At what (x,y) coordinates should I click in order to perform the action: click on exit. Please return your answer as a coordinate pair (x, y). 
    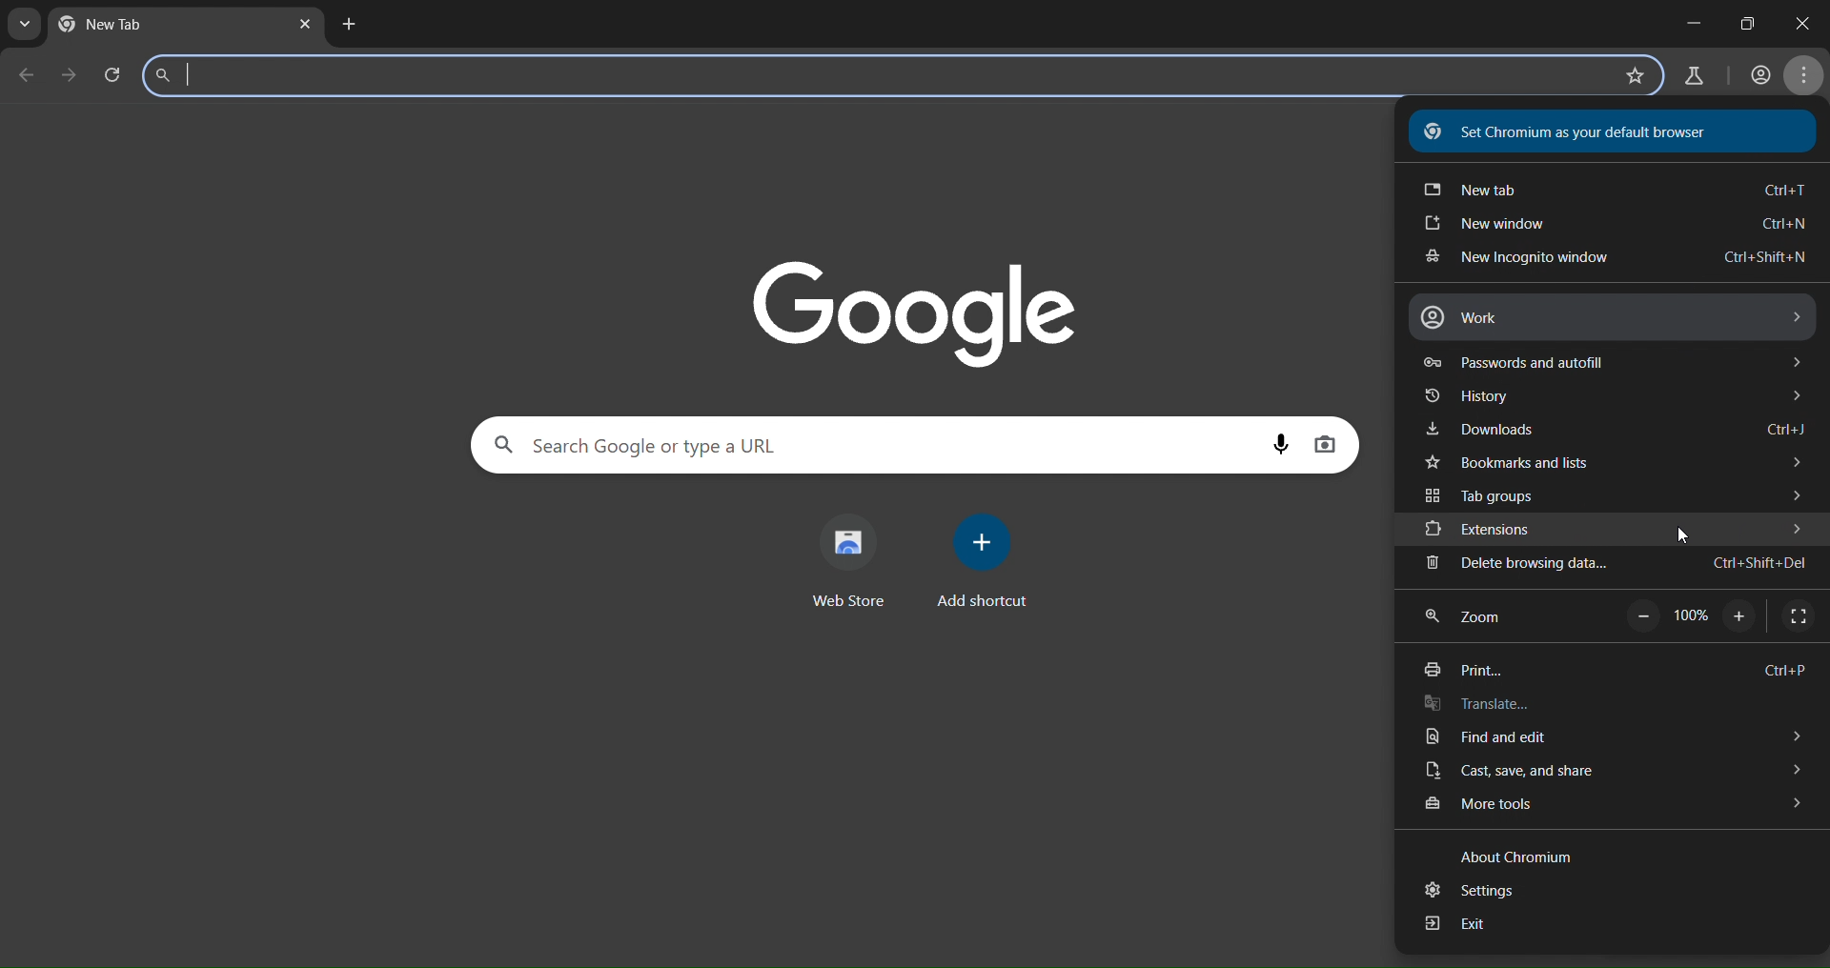
    Looking at the image, I should click on (1475, 929).